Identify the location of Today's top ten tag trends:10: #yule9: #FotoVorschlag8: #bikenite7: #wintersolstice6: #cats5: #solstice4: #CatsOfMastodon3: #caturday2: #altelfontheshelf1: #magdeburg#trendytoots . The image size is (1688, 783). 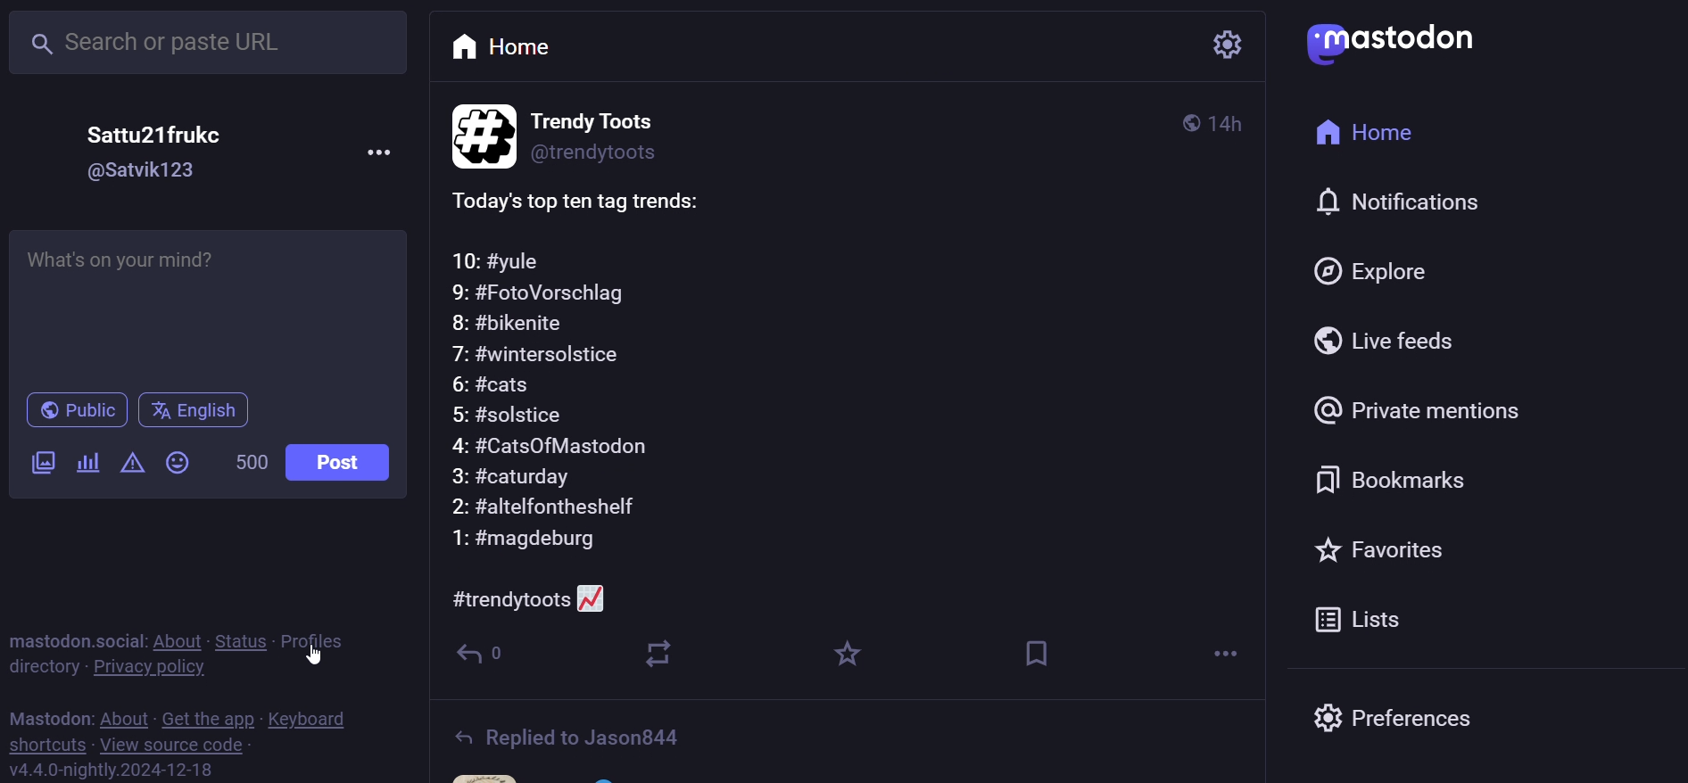
(850, 399).